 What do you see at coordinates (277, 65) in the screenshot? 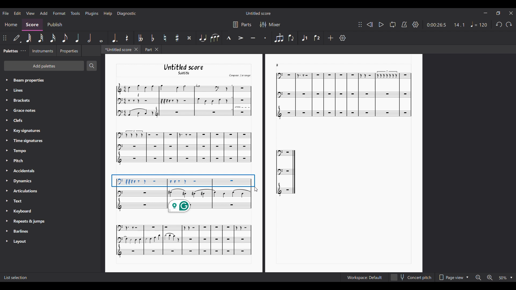
I see `2` at bounding box center [277, 65].